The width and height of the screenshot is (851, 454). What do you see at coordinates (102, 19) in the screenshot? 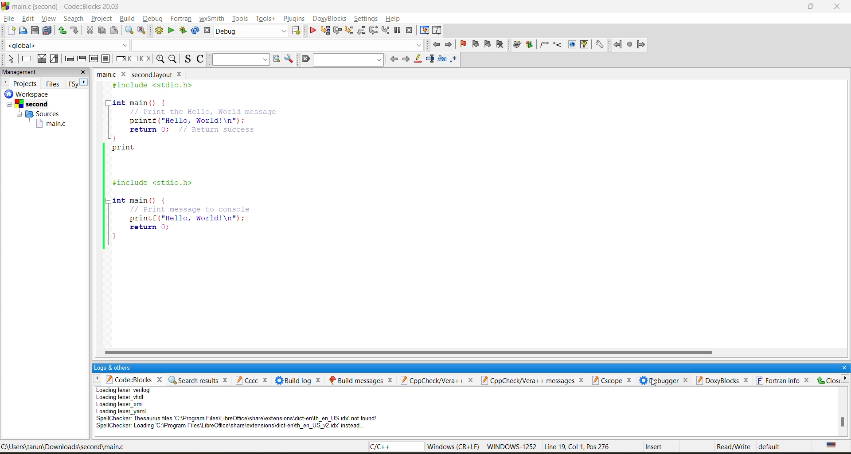
I see `project` at bounding box center [102, 19].